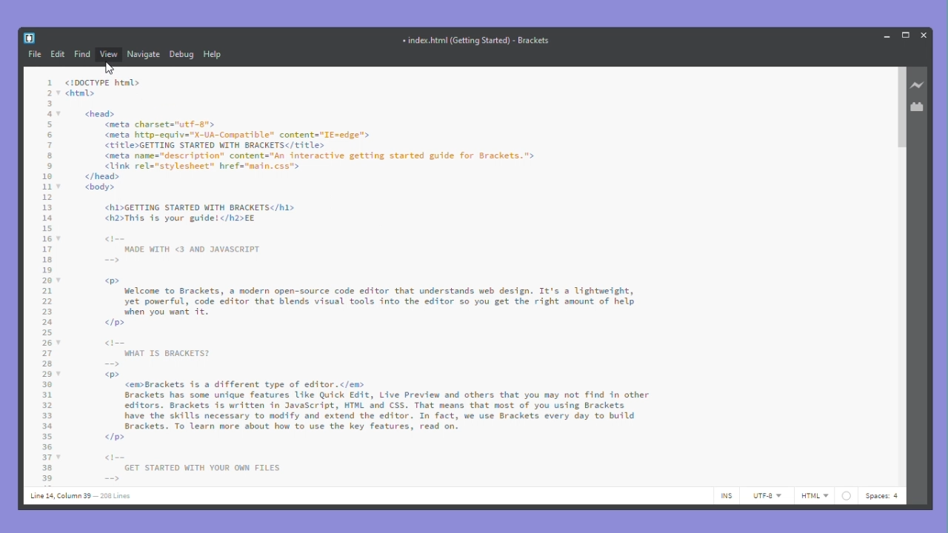  What do you see at coordinates (47, 384) in the screenshot?
I see `30` at bounding box center [47, 384].